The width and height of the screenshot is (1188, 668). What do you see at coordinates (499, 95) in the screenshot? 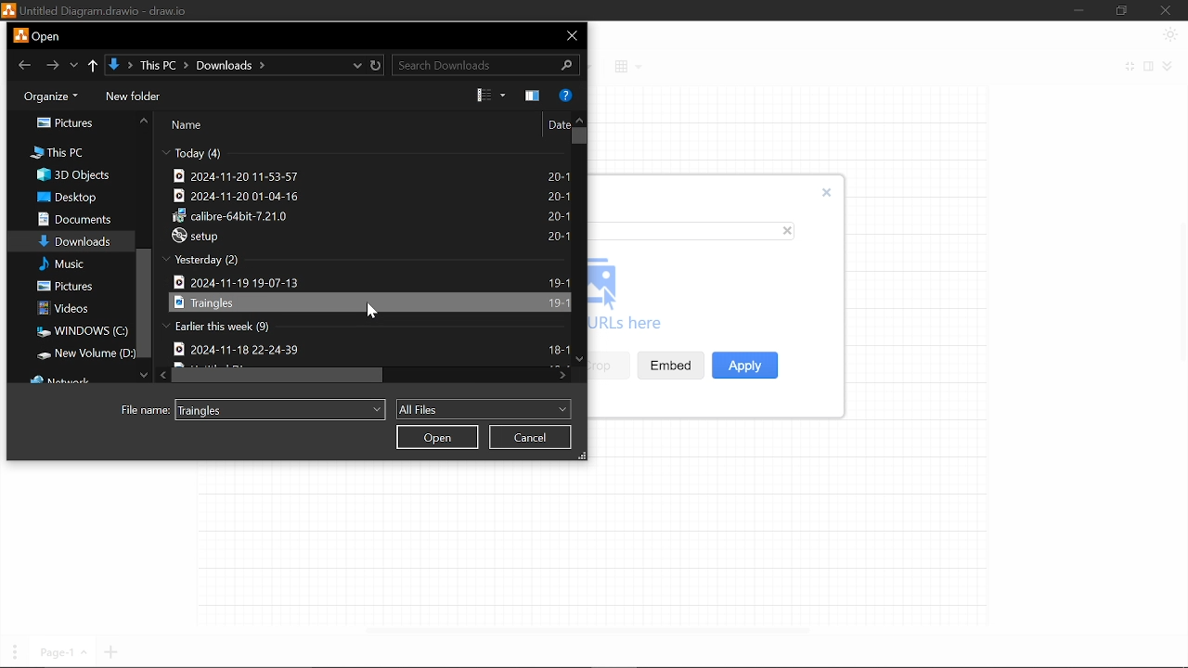
I see `View options` at bounding box center [499, 95].